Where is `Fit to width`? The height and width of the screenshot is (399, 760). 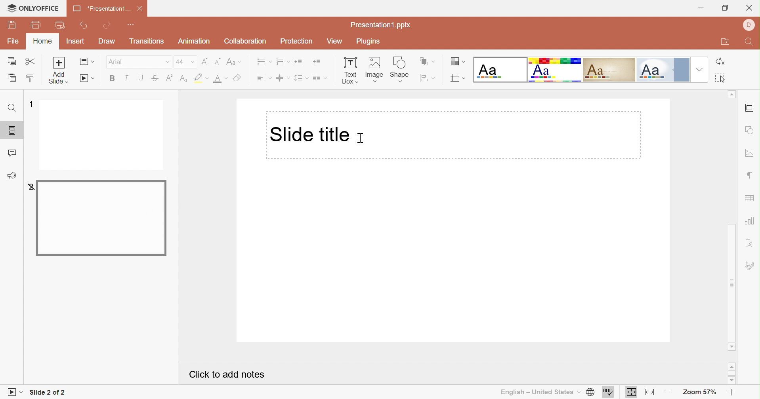
Fit to width is located at coordinates (650, 393).